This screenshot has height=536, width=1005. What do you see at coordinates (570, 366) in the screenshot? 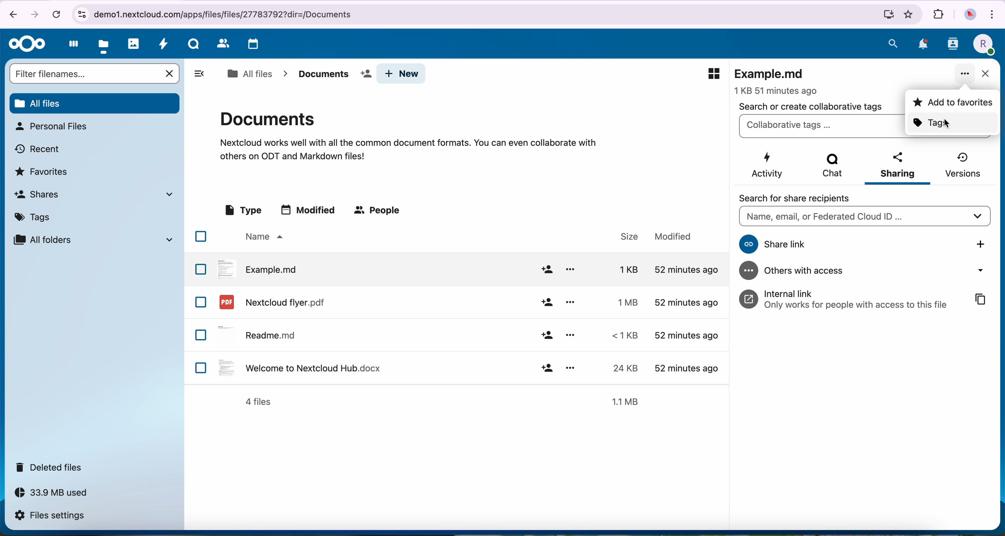
I see `options` at bounding box center [570, 366].